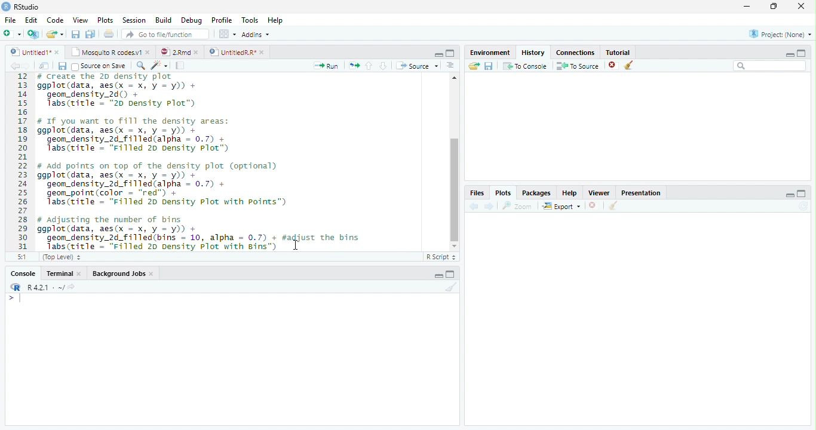  Describe the element at coordinates (613, 66) in the screenshot. I see `close` at that location.